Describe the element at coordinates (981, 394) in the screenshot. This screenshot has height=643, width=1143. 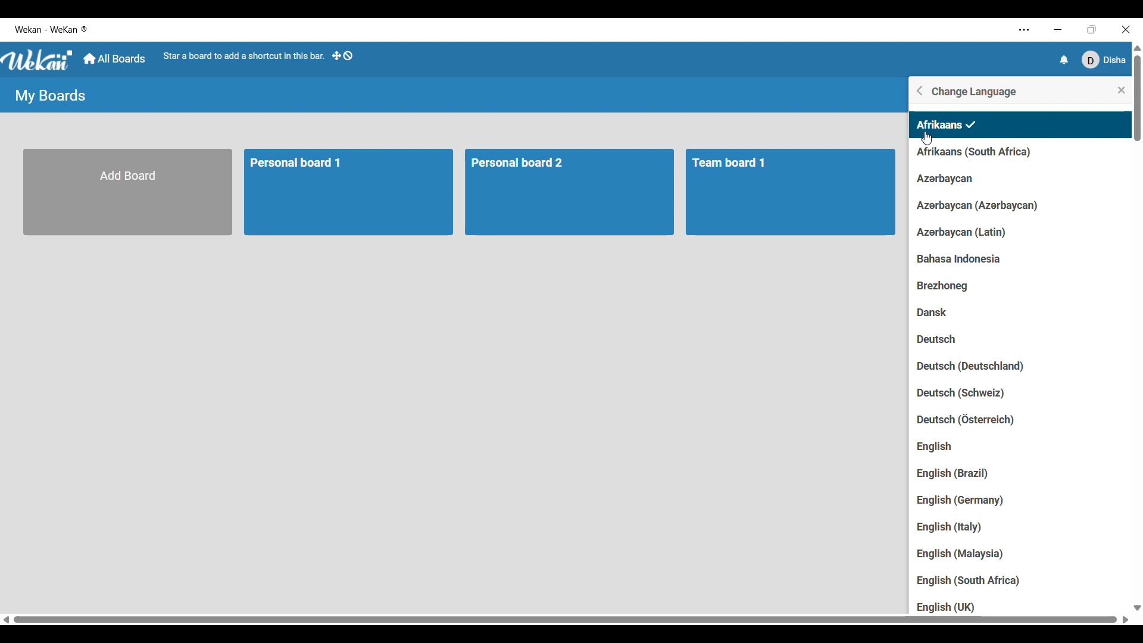
I see `Deutsch (Schweiz)` at that location.